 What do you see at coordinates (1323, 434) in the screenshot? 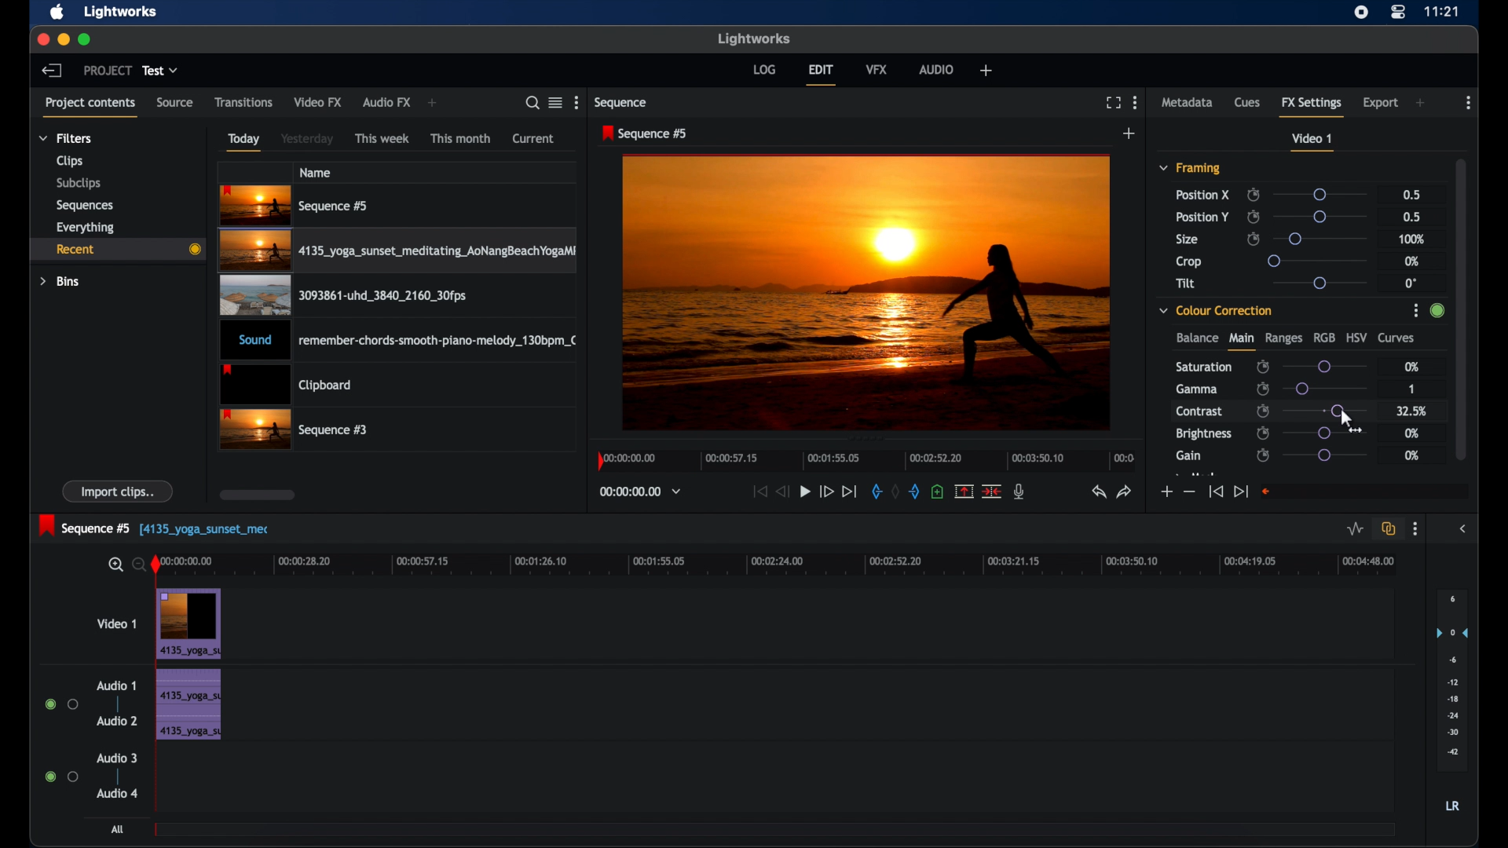
I see `slider` at bounding box center [1323, 434].